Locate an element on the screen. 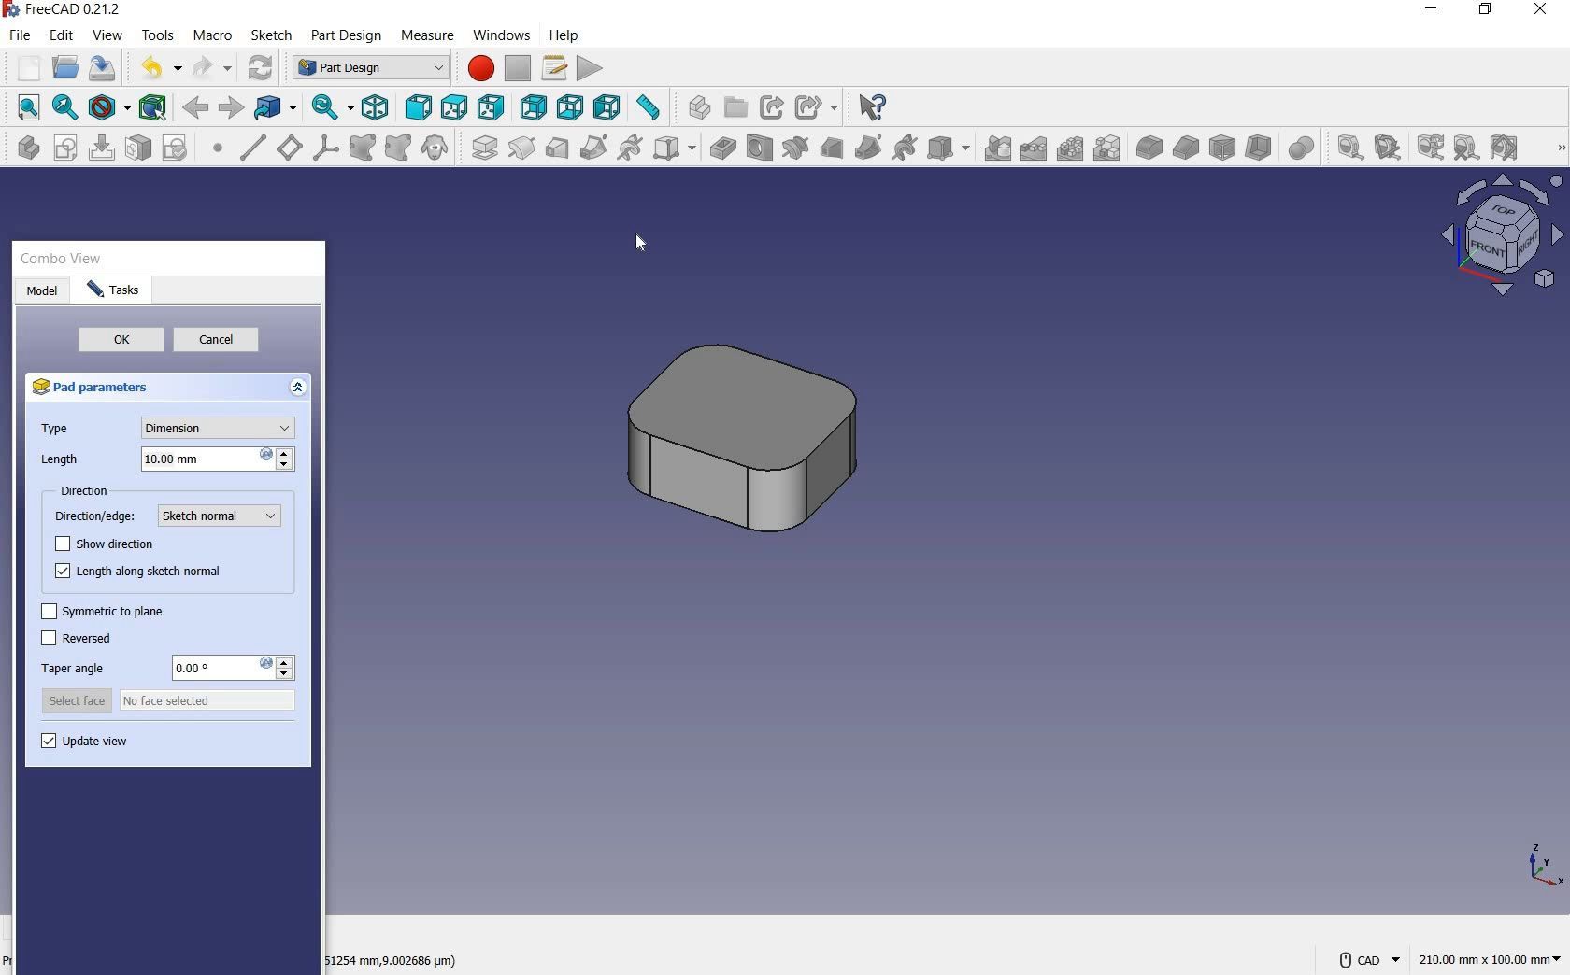  rear is located at coordinates (534, 108).